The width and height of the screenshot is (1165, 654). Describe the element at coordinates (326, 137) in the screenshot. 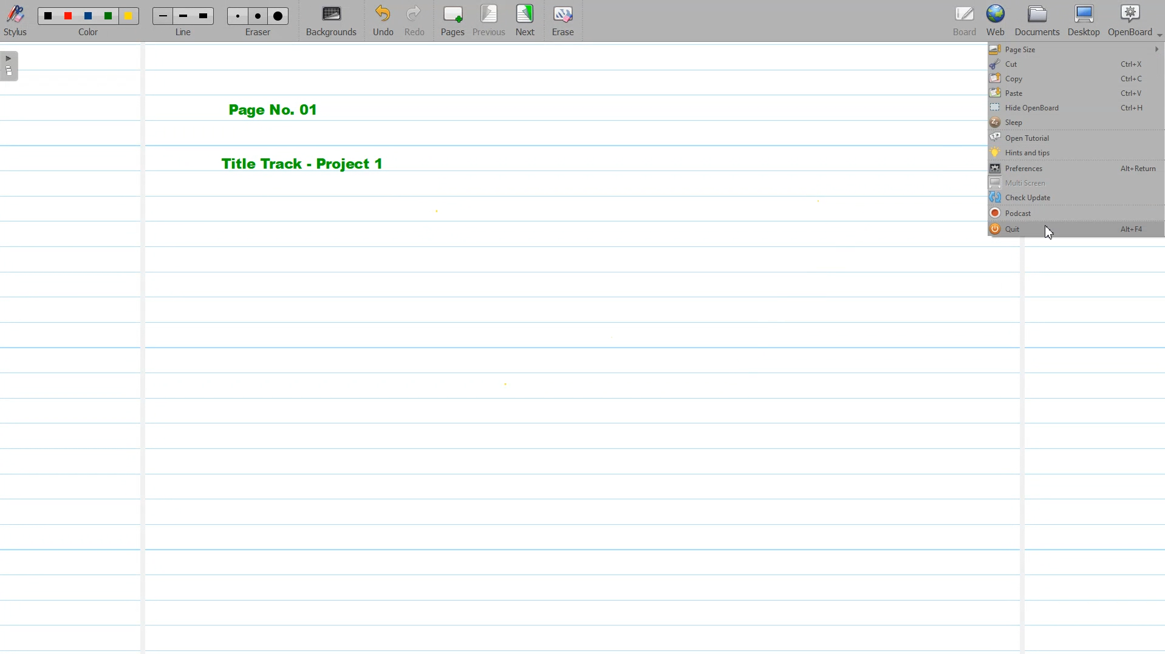

I see `Page No. 01
Title Track - Project 1` at that location.